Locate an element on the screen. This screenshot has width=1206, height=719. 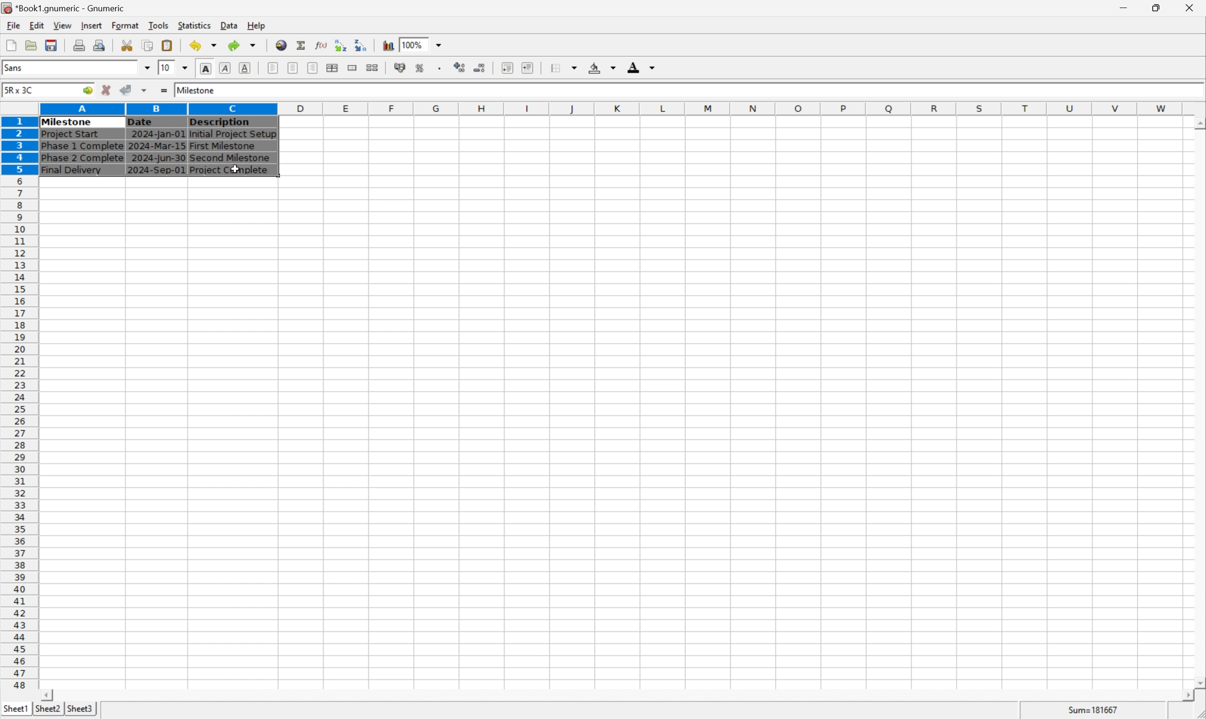
file is located at coordinates (13, 26).